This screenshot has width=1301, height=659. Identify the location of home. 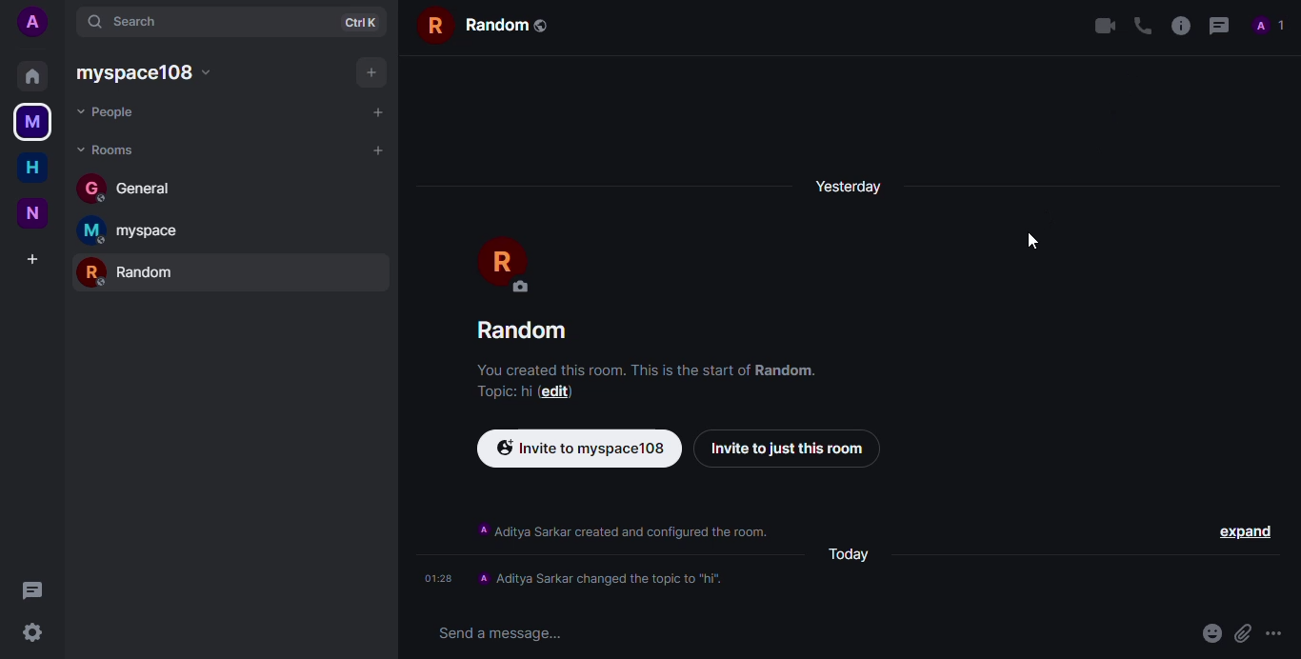
(30, 74).